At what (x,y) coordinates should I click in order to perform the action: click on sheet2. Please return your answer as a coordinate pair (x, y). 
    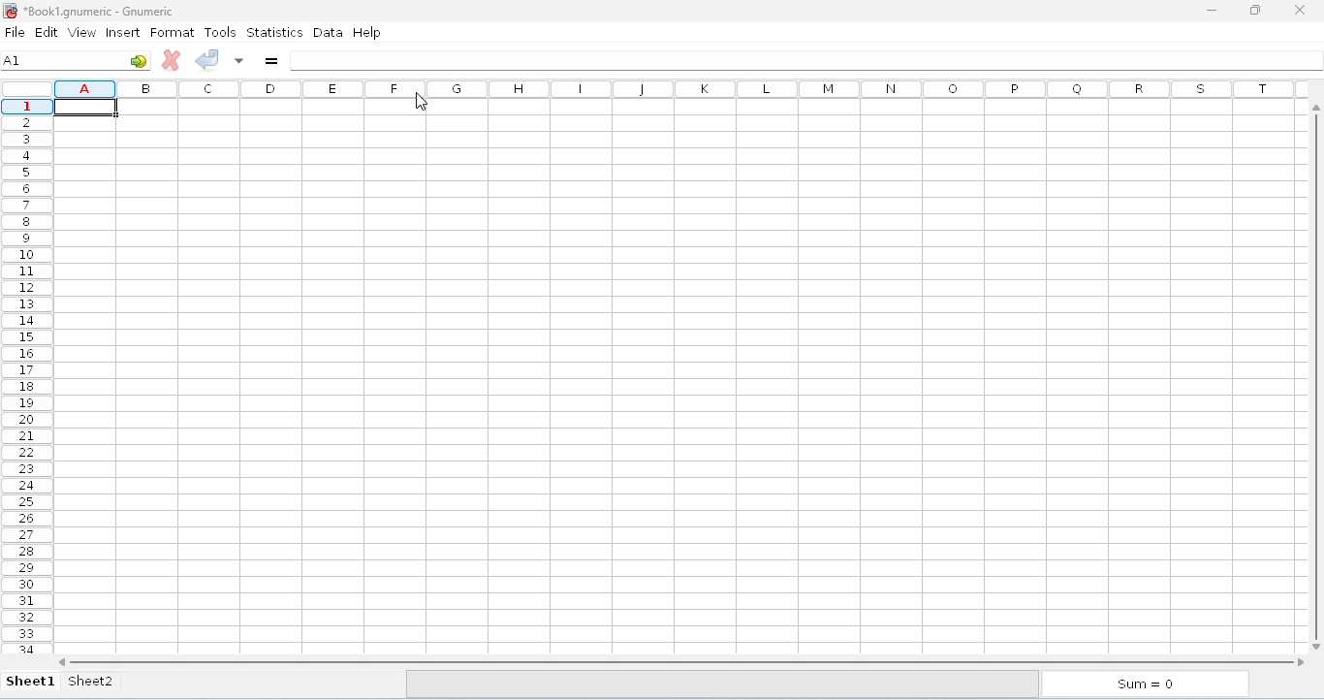
    Looking at the image, I should click on (91, 682).